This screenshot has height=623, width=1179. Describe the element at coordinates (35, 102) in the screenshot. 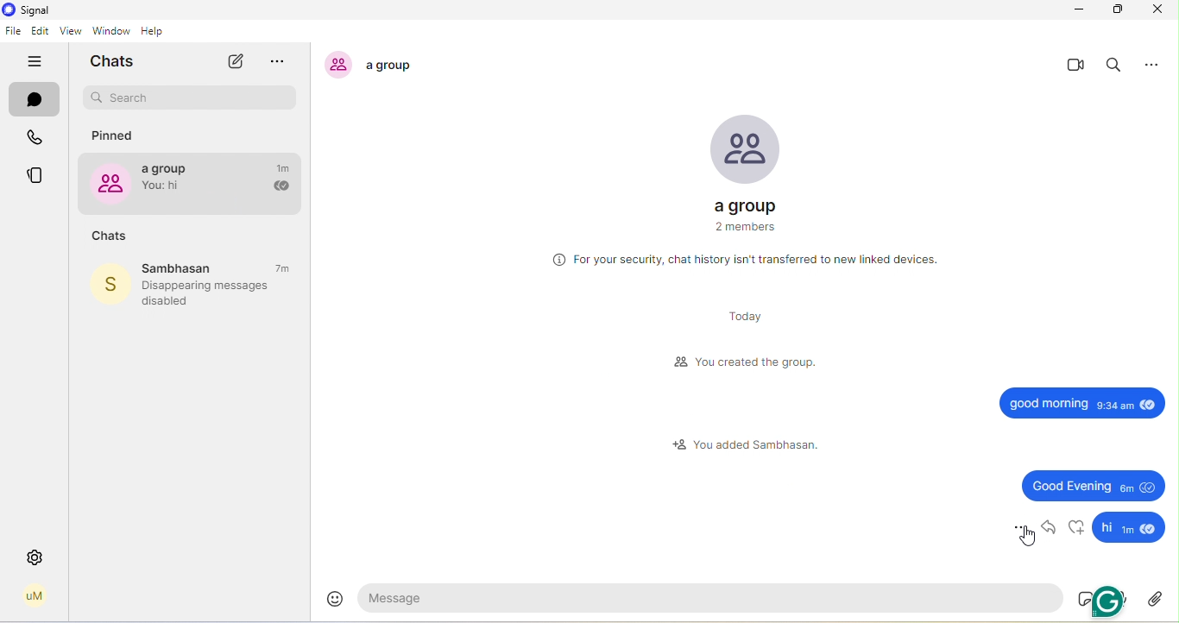

I see `chat` at that location.